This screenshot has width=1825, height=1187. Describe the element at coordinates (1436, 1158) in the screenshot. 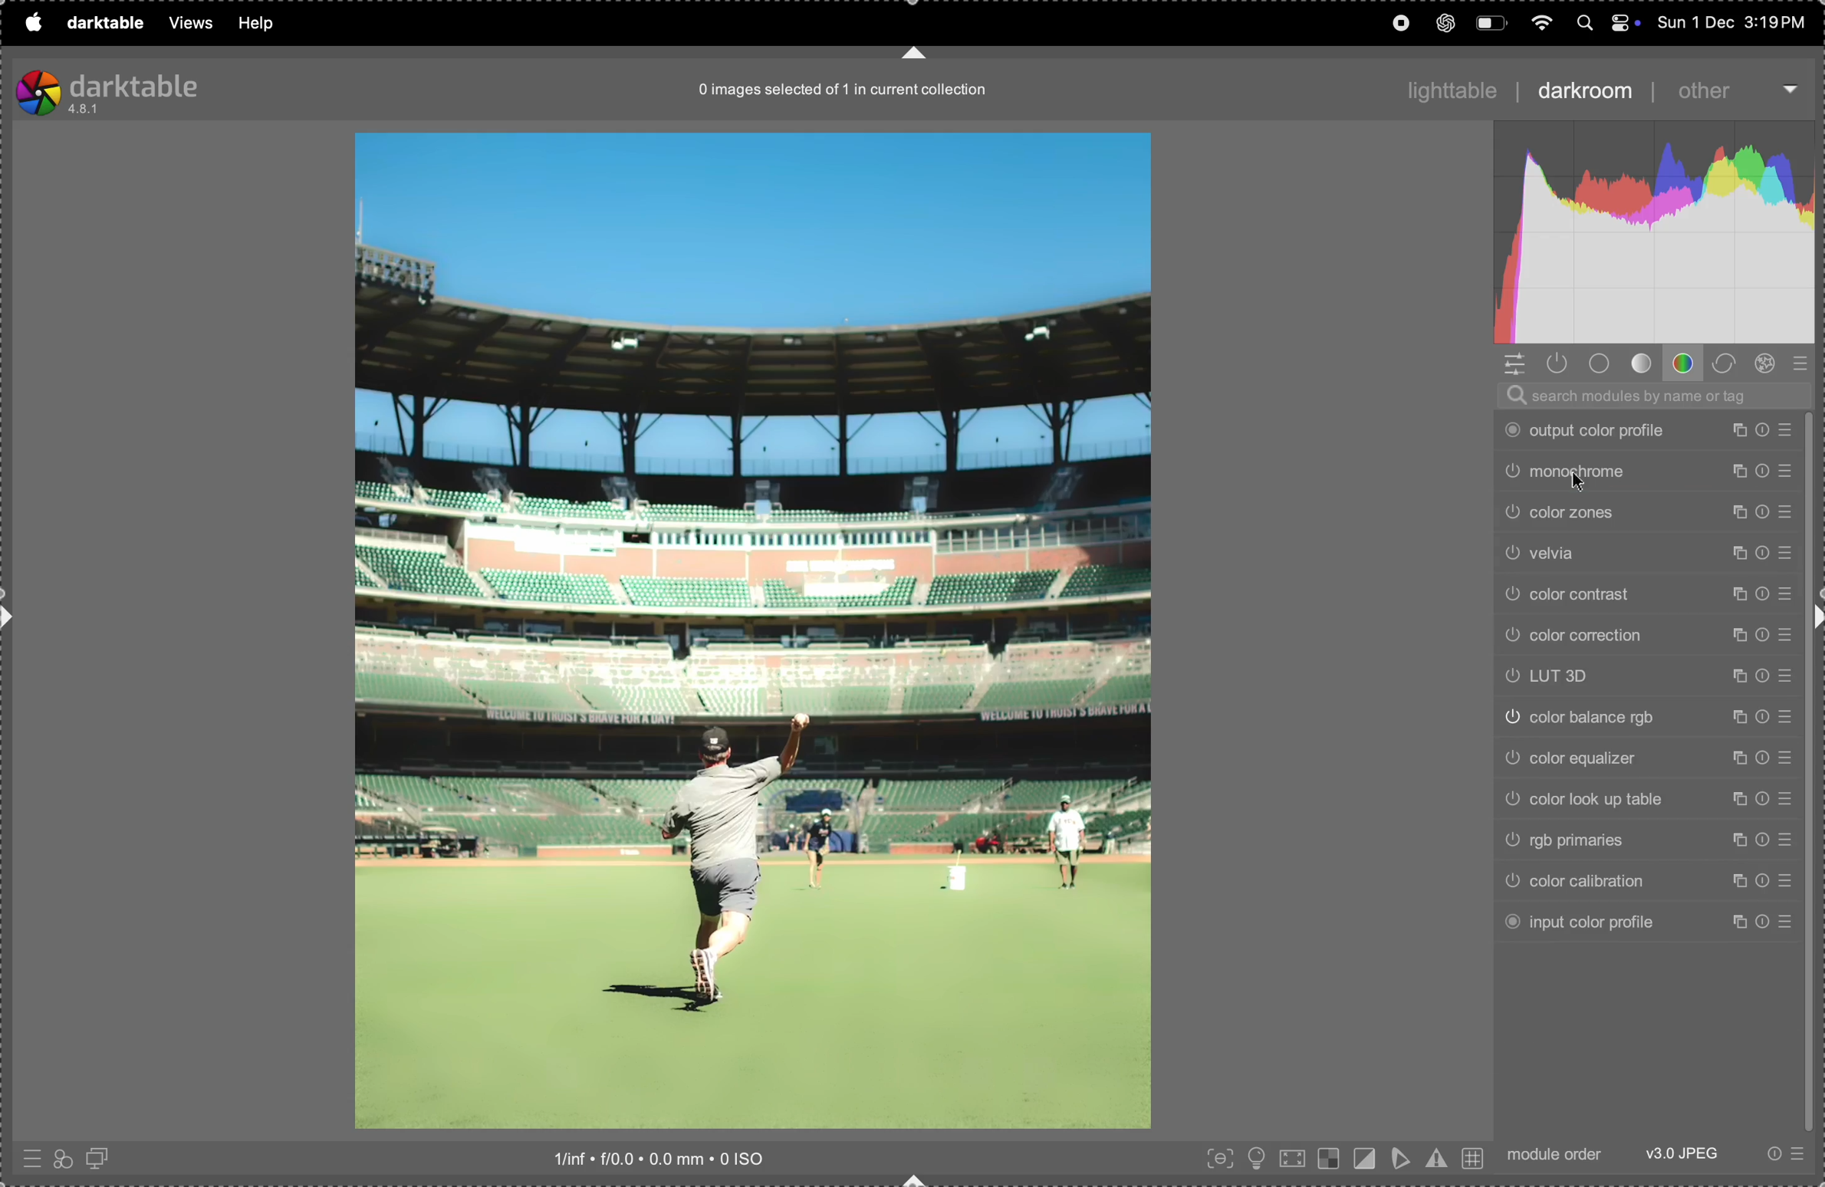

I see `toggle gamut checking` at that location.